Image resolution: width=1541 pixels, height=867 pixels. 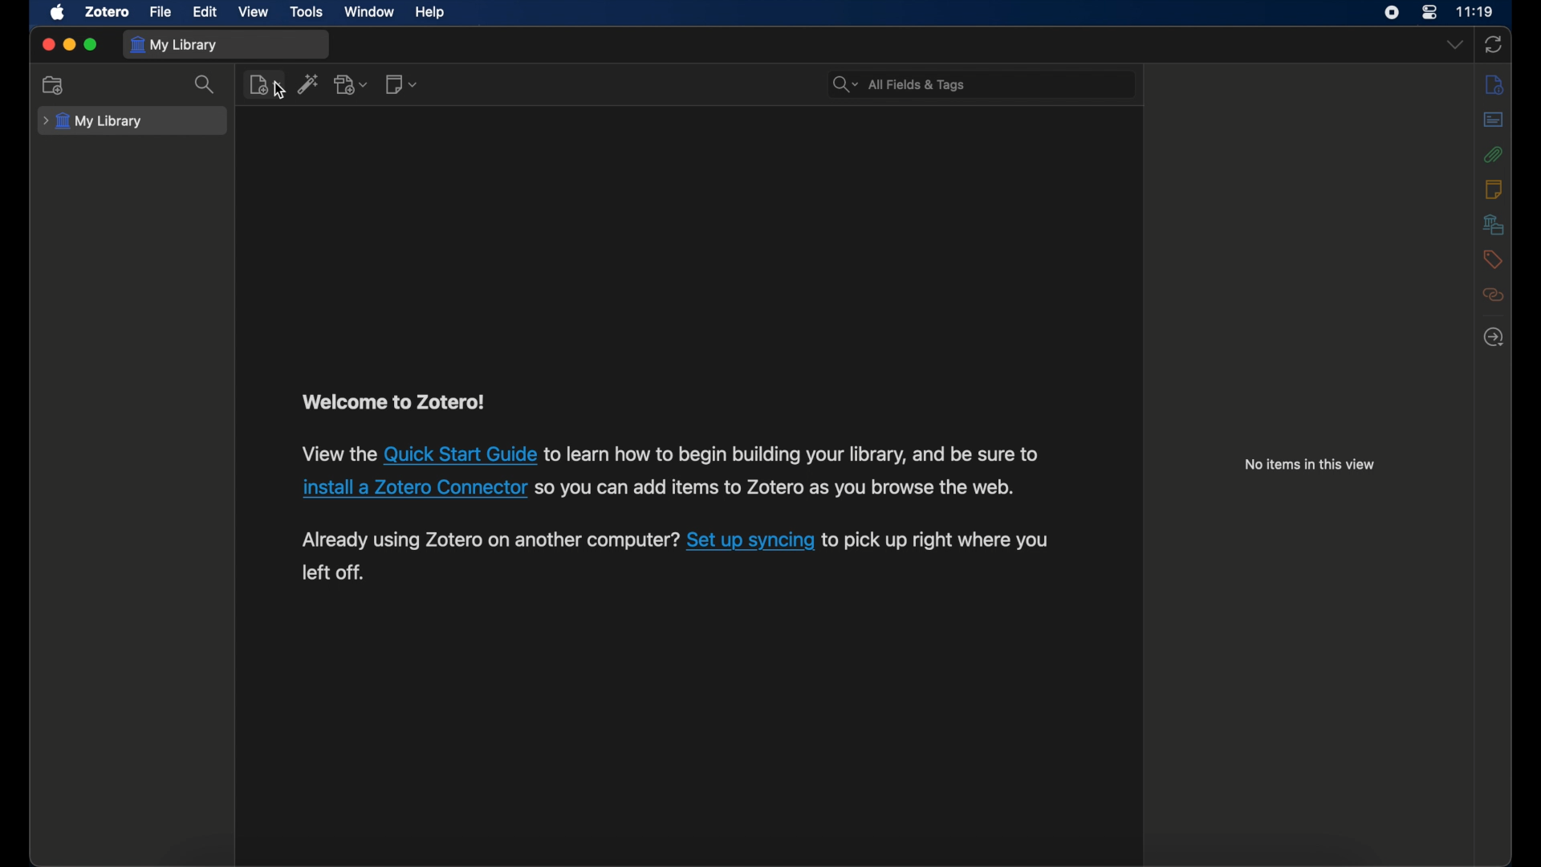 What do you see at coordinates (1494, 336) in the screenshot?
I see `locate` at bounding box center [1494, 336].